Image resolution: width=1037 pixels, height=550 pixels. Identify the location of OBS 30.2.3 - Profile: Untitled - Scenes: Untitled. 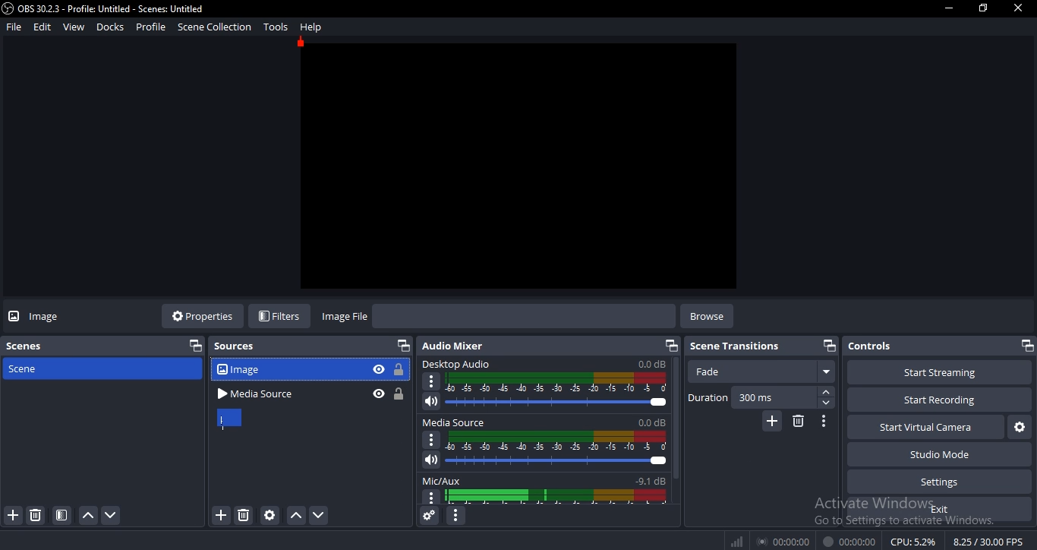
(103, 8).